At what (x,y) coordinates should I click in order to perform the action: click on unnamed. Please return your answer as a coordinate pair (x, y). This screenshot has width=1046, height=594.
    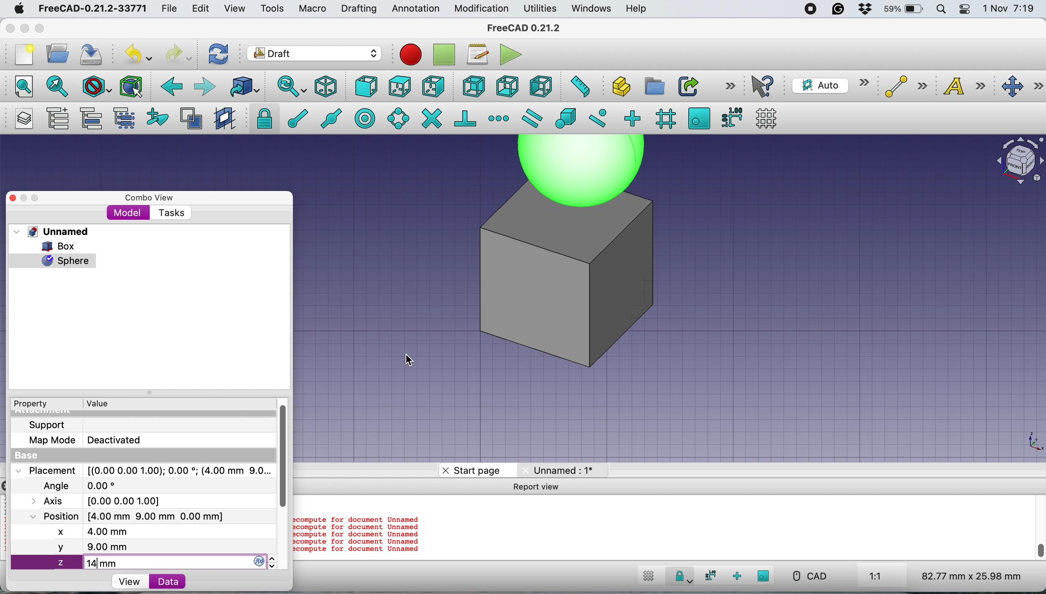
    Looking at the image, I should click on (562, 470).